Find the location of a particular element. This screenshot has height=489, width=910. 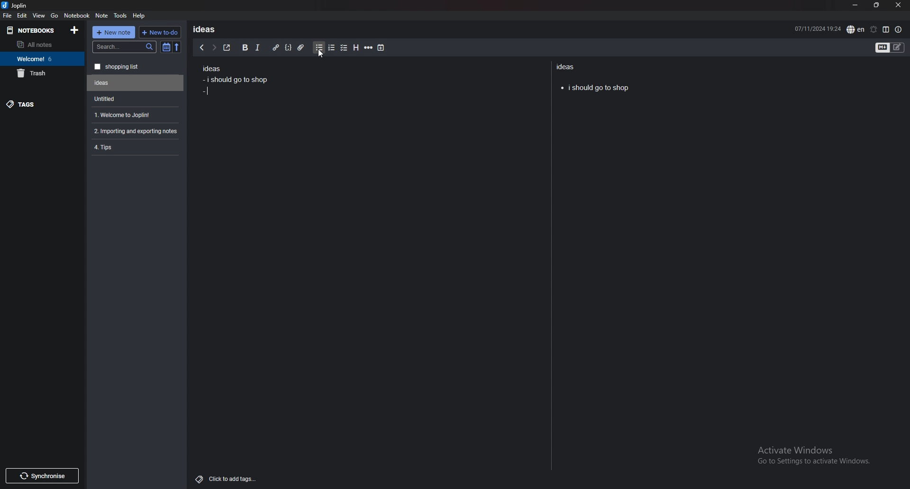

i should go to shop is located at coordinates (237, 81).